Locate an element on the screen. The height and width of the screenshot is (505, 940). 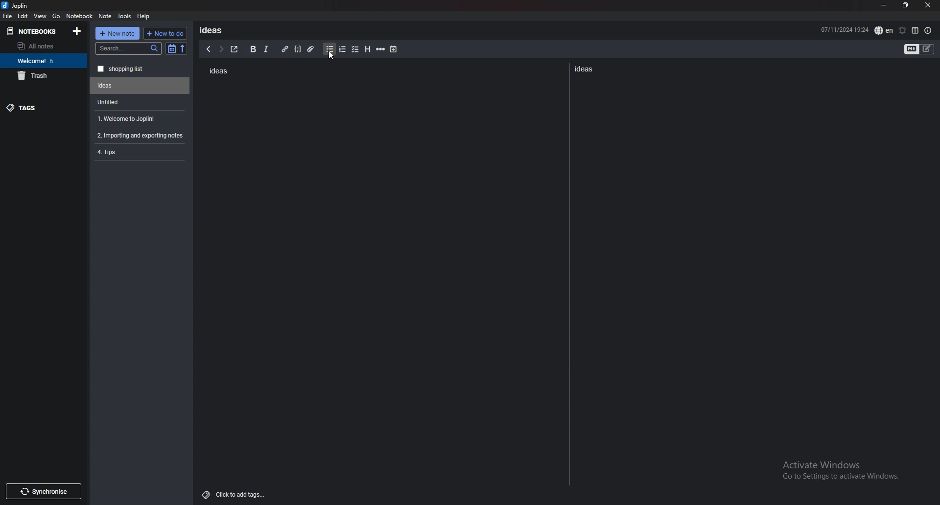
toggle editor layout is located at coordinates (915, 30).